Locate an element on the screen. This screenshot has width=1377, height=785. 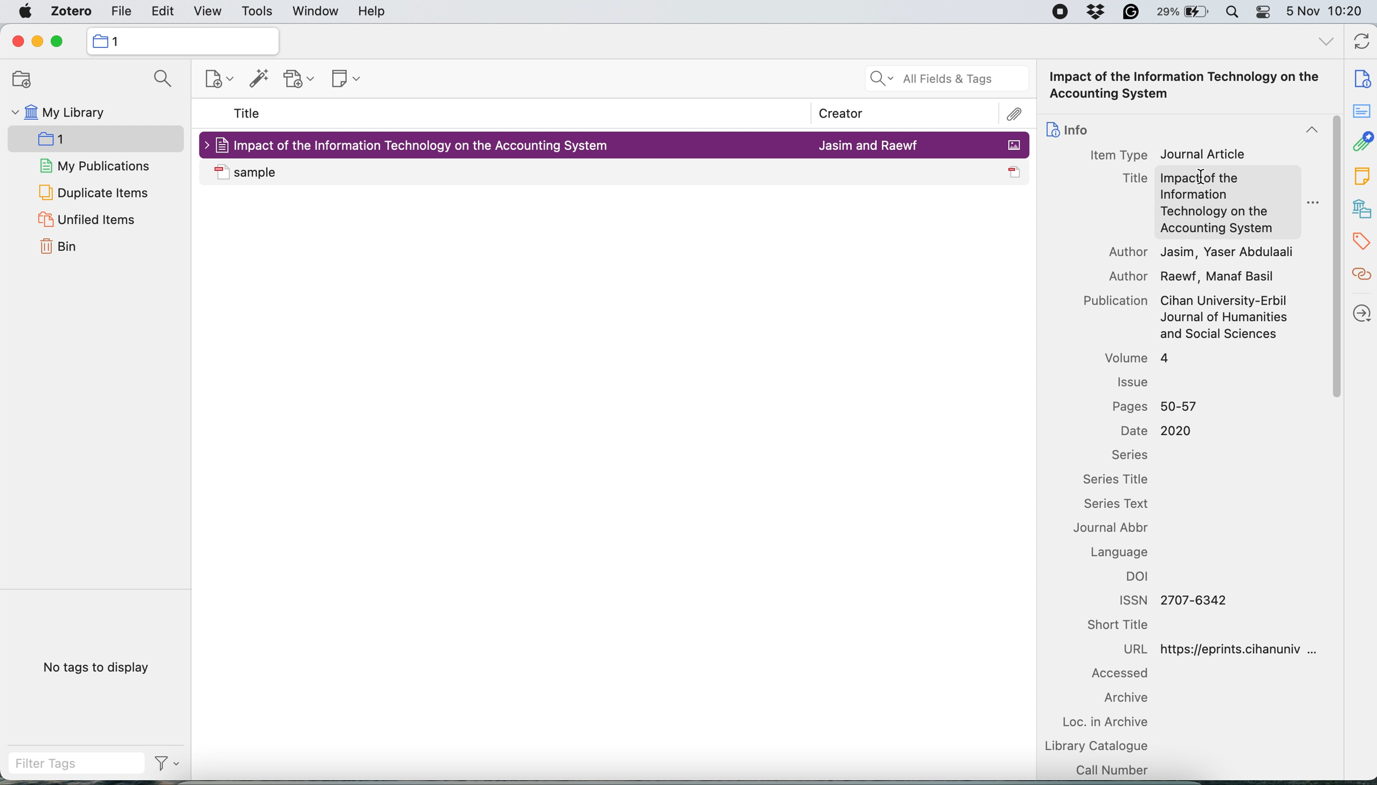
attachment is located at coordinates (1014, 114).